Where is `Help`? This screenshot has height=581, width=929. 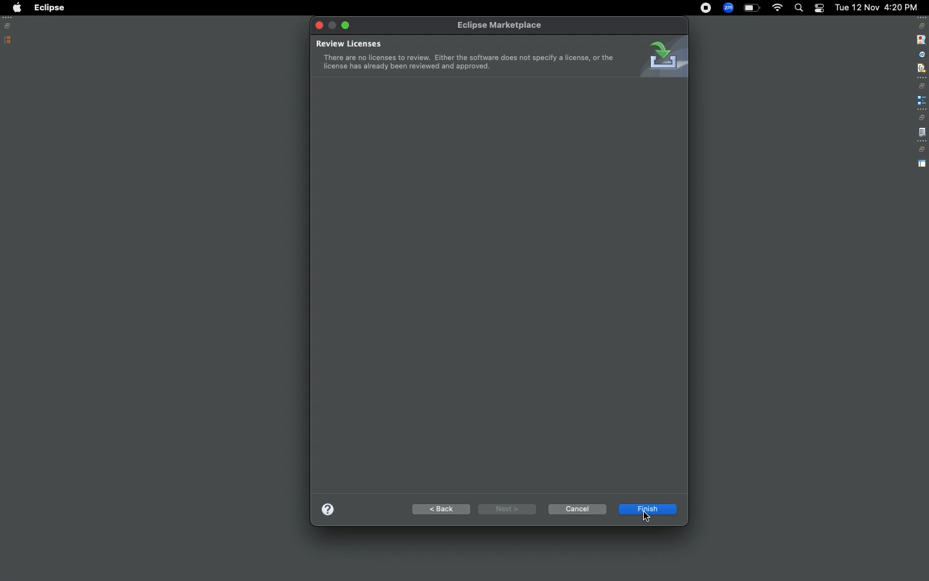 Help is located at coordinates (326, 509).